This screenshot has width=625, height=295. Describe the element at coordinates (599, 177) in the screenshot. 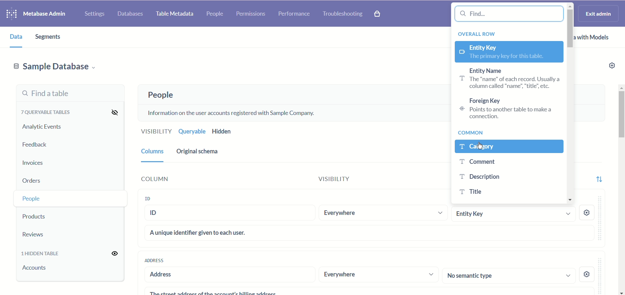

I see `sort` at that location.